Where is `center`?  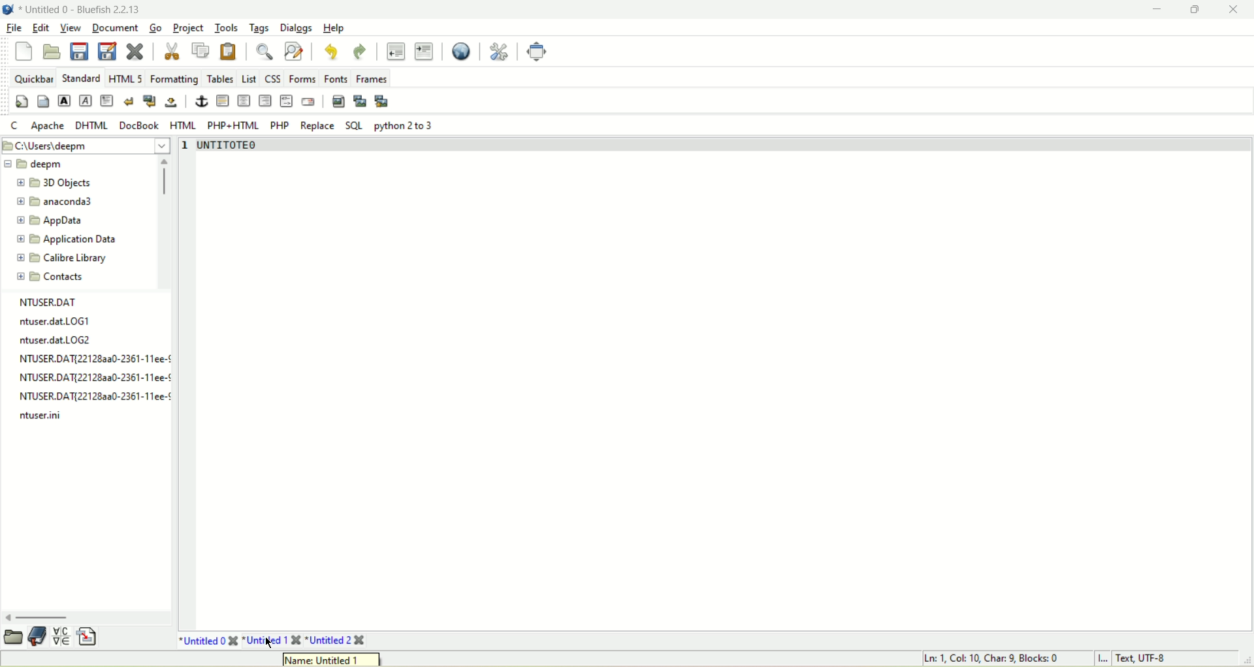
center is located at coordinates (242, 100).